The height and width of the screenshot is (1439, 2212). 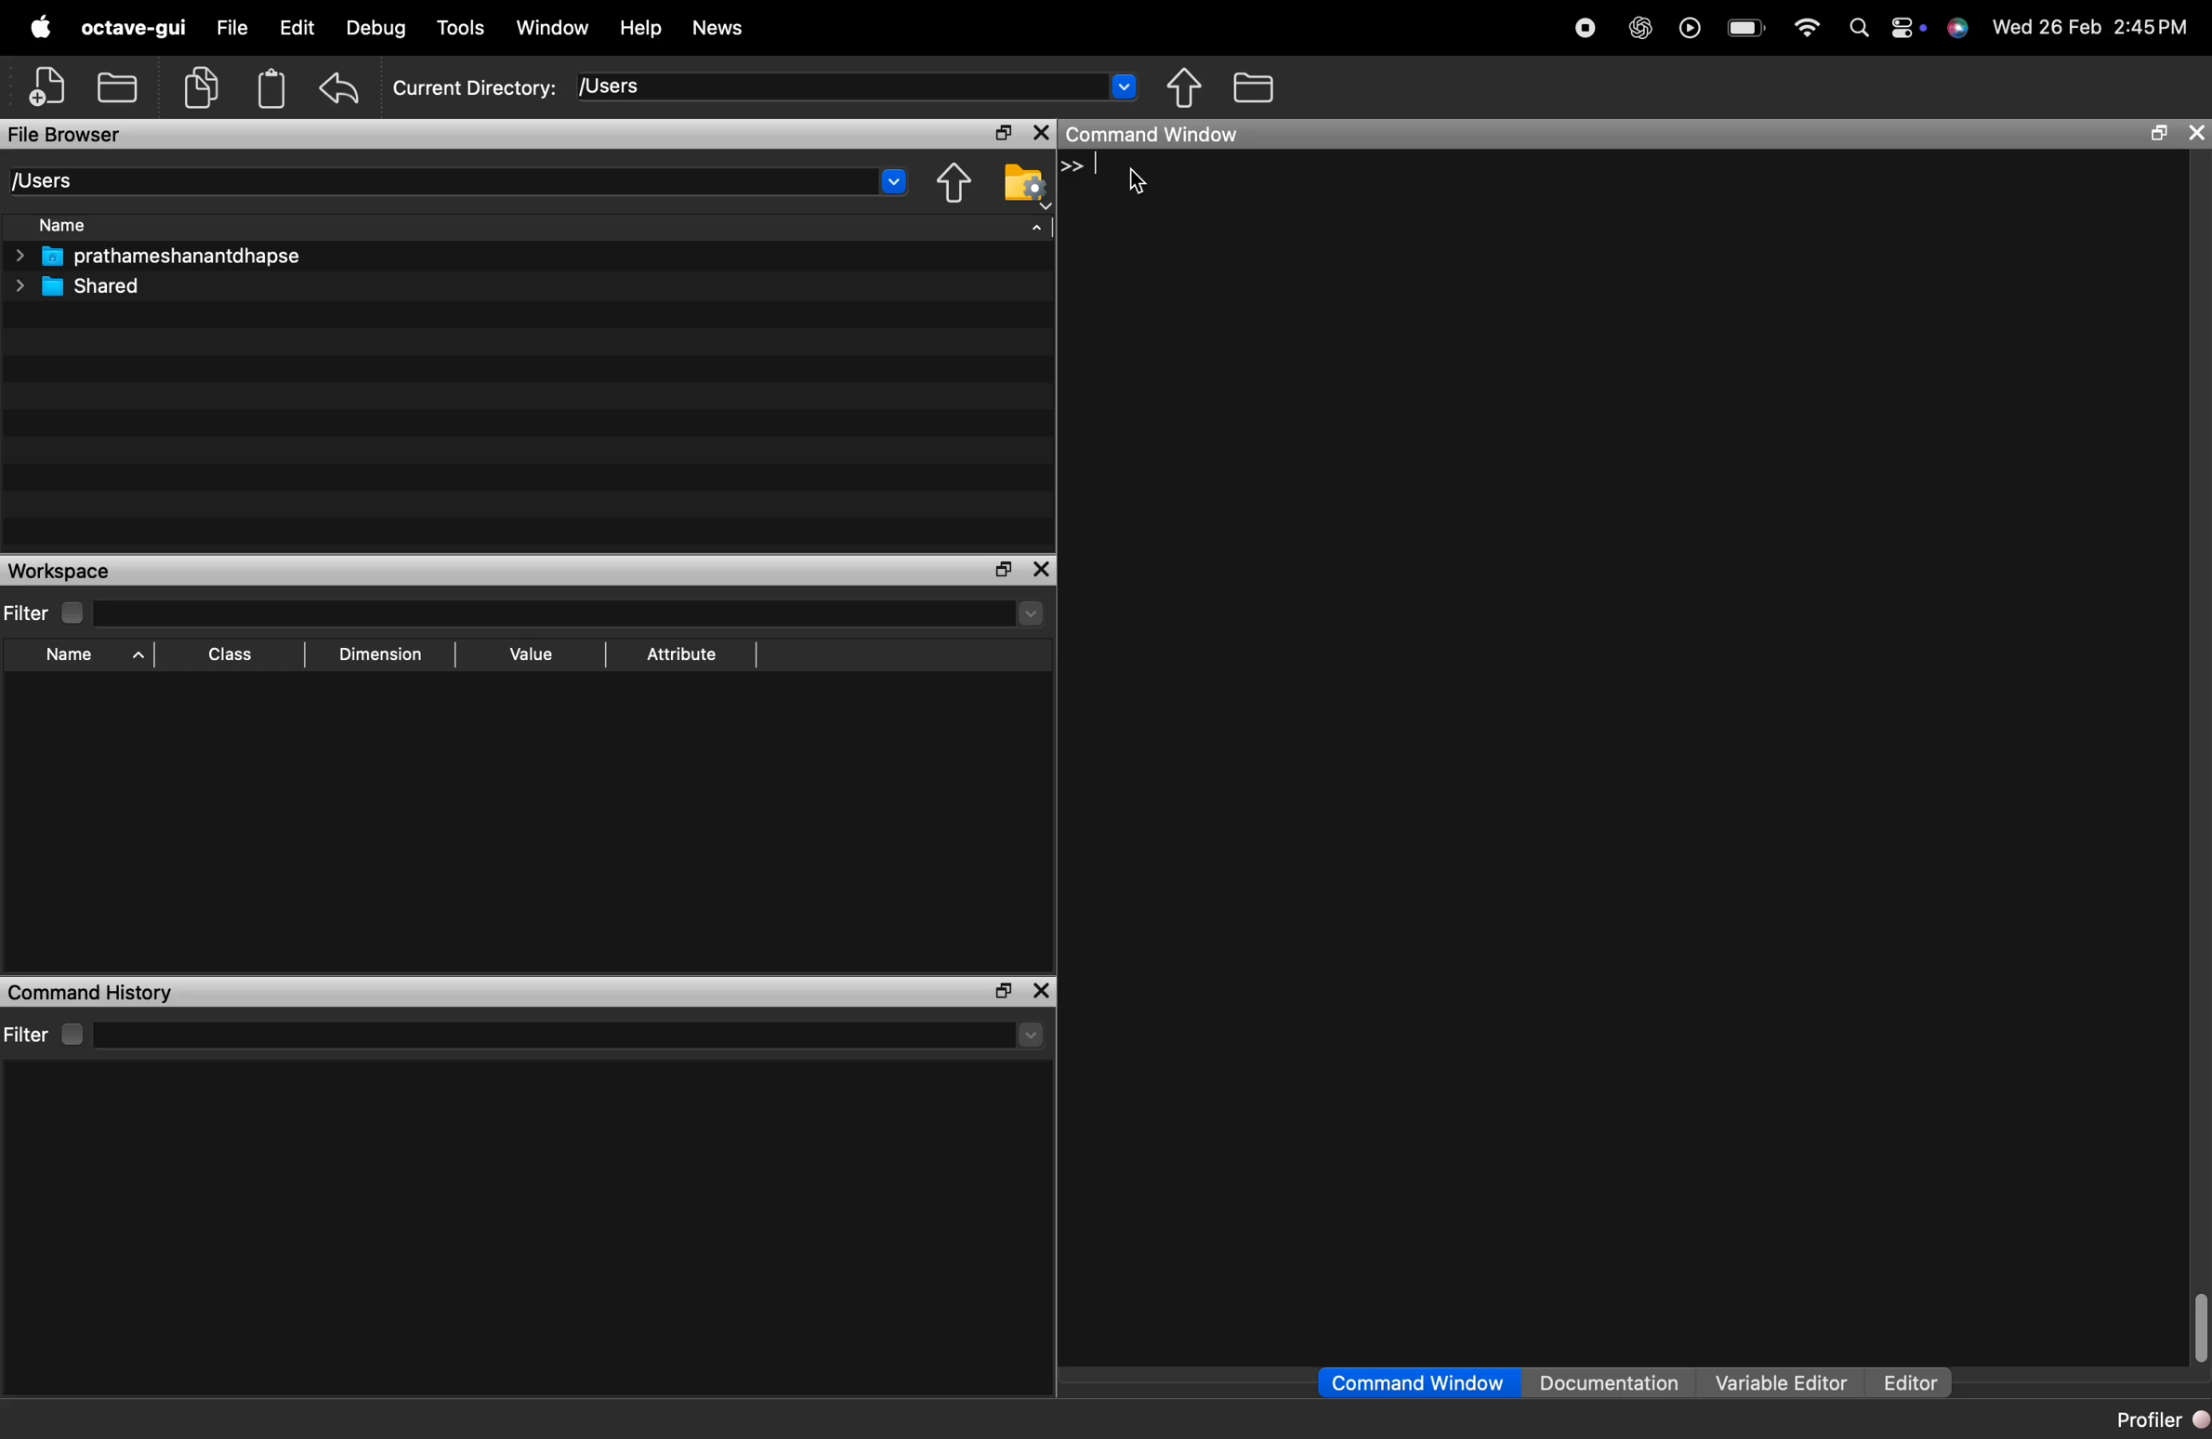 What do you see at coordinates (1185, 86) in the screenshot?
I see `move` at bounding box center [1185, 86].